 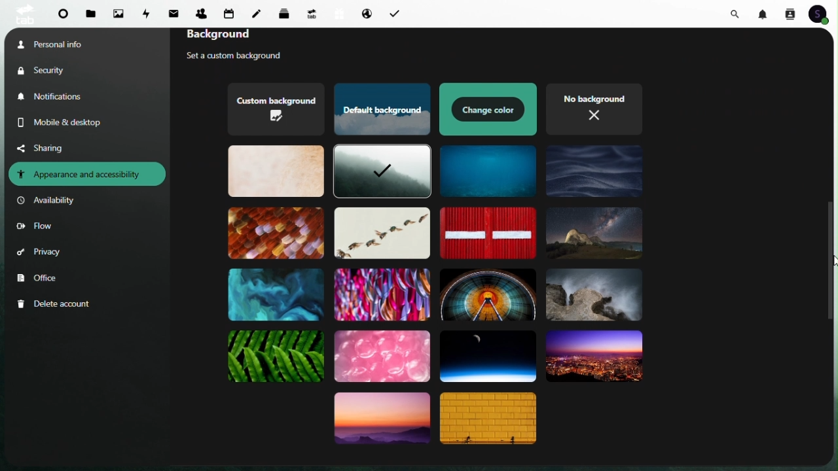 I want to click on Themes, so click(x=489, y=109).